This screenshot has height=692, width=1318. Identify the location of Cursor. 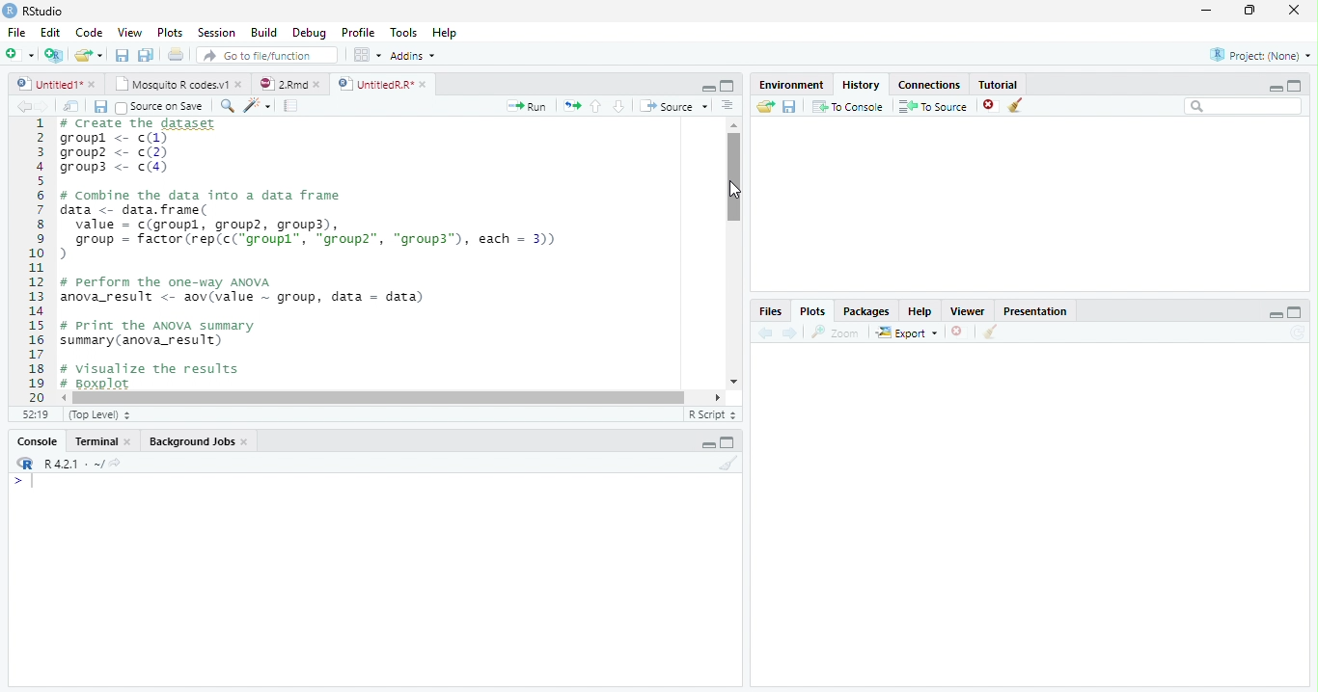
(37, 483).